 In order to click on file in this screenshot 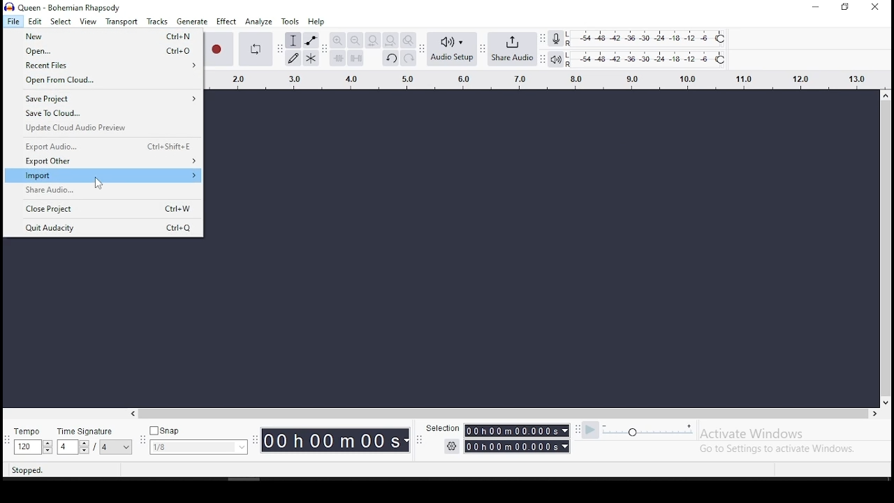, I will do `click(13, 21)`.